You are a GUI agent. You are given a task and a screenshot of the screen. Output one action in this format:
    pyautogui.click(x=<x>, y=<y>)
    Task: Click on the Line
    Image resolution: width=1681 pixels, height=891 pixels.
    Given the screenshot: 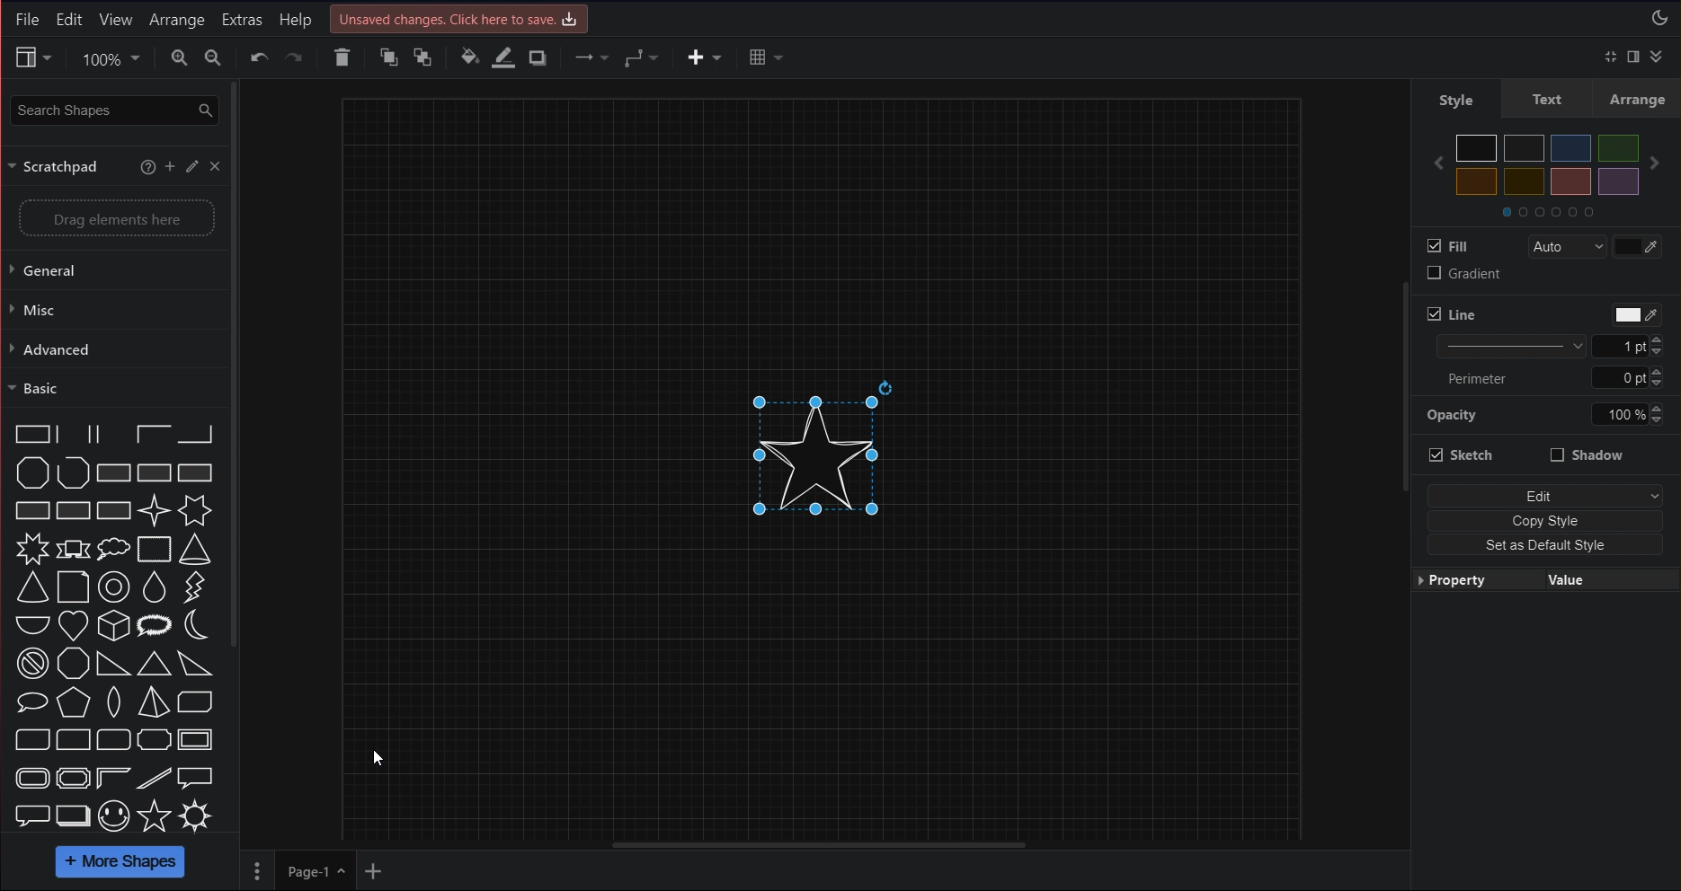 What is the action you would take?
    pyautogui.click(x=1454, y=314)
    